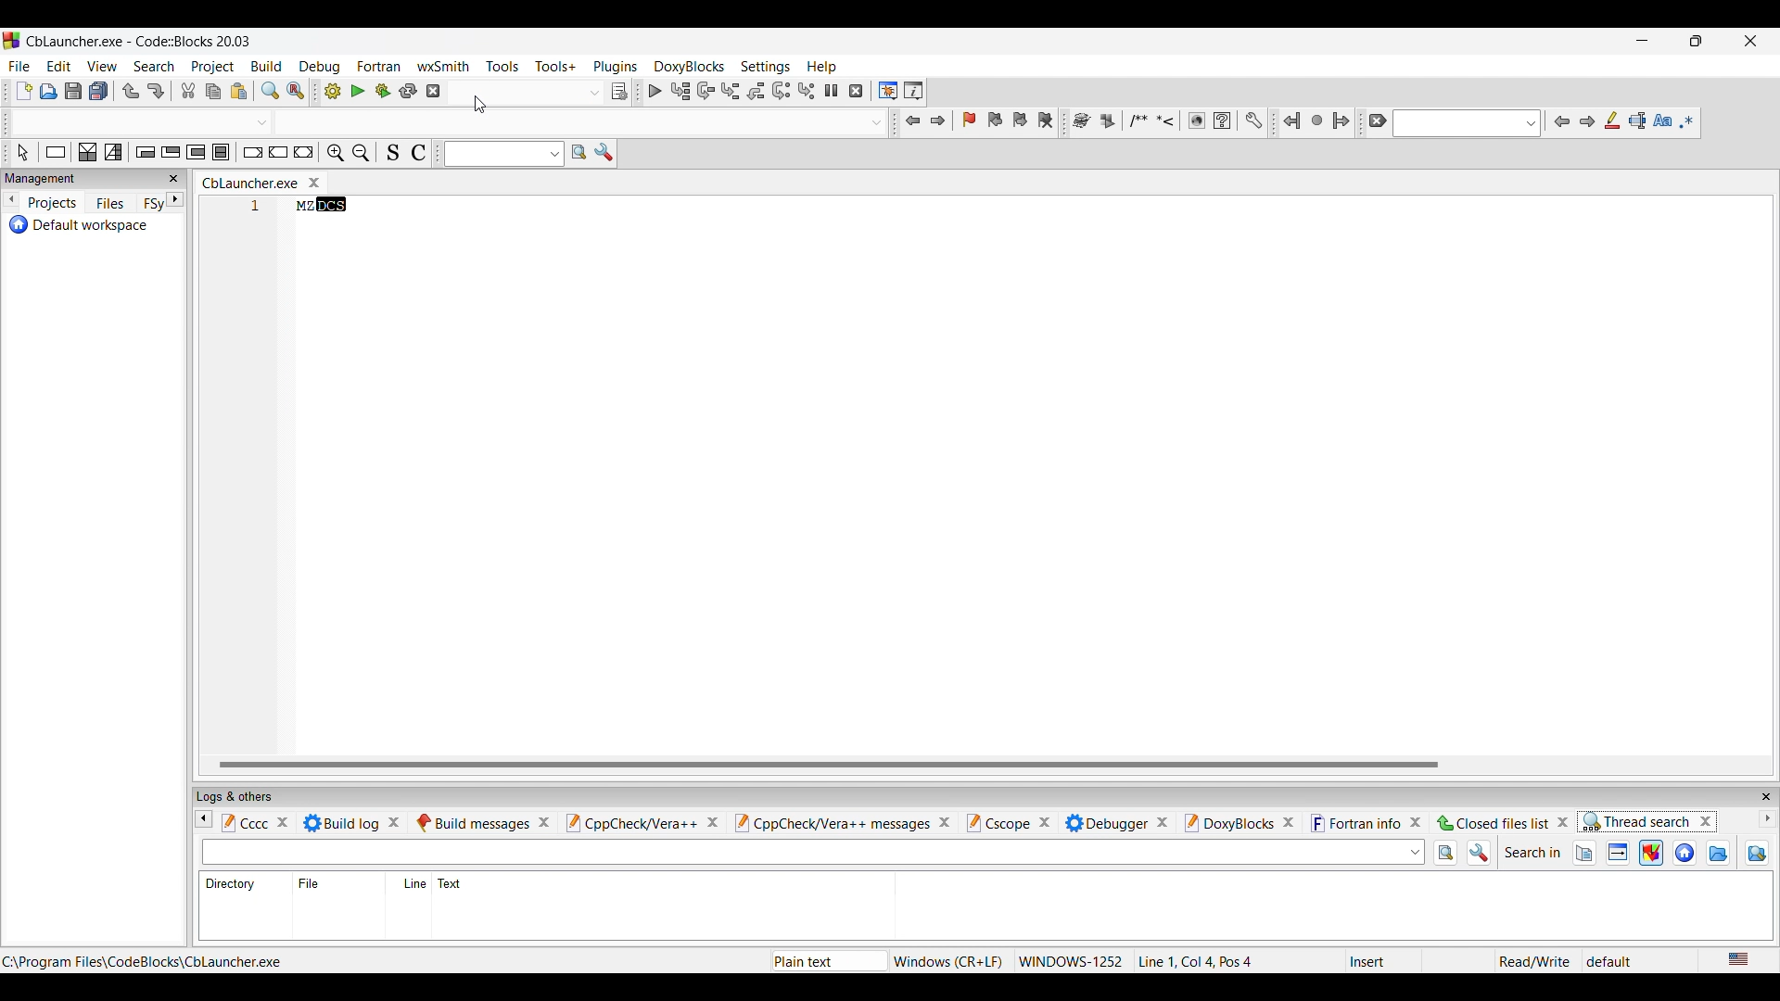  What do you see at coordinates (239, 92) in the screenshot?
I see `Paste` at bounding box center [239, 92].